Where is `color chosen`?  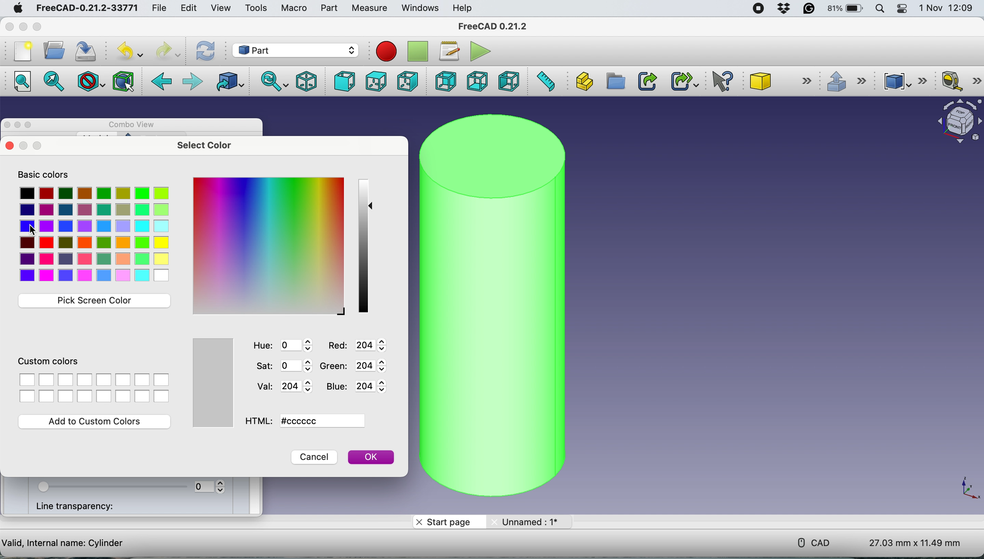
color chosen is located at coordinates (210, 383).